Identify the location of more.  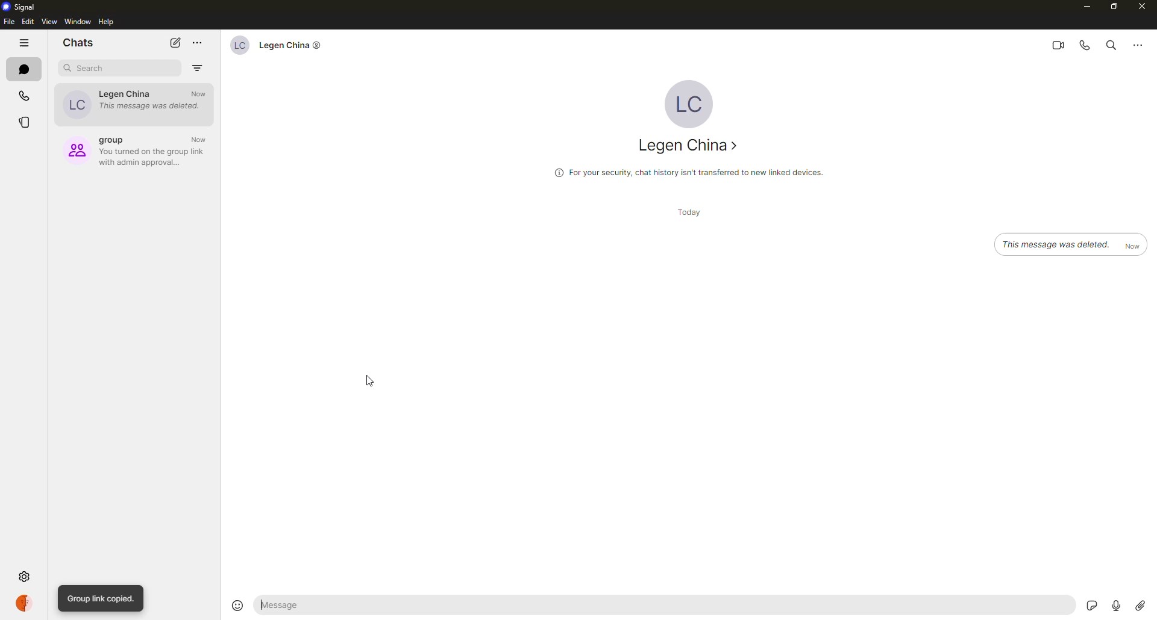
(1138, 44).